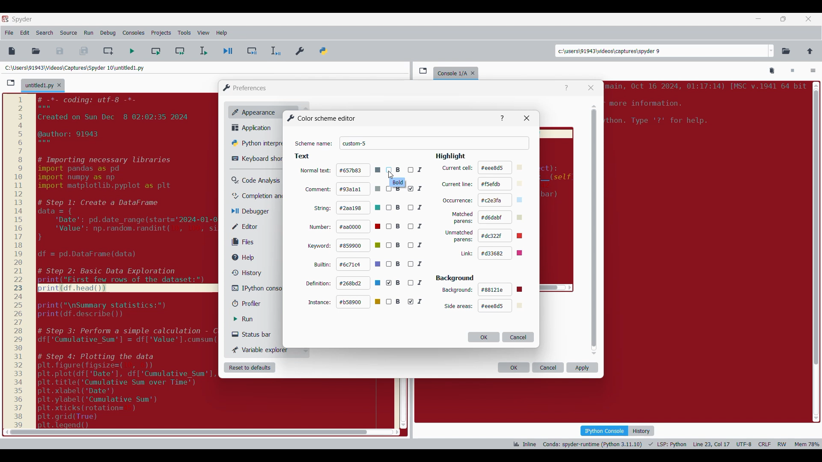 This screenshot has width=822, height=462. Describe the element at coordinates (641, 431) in the screenshot. I see `History` at that location.